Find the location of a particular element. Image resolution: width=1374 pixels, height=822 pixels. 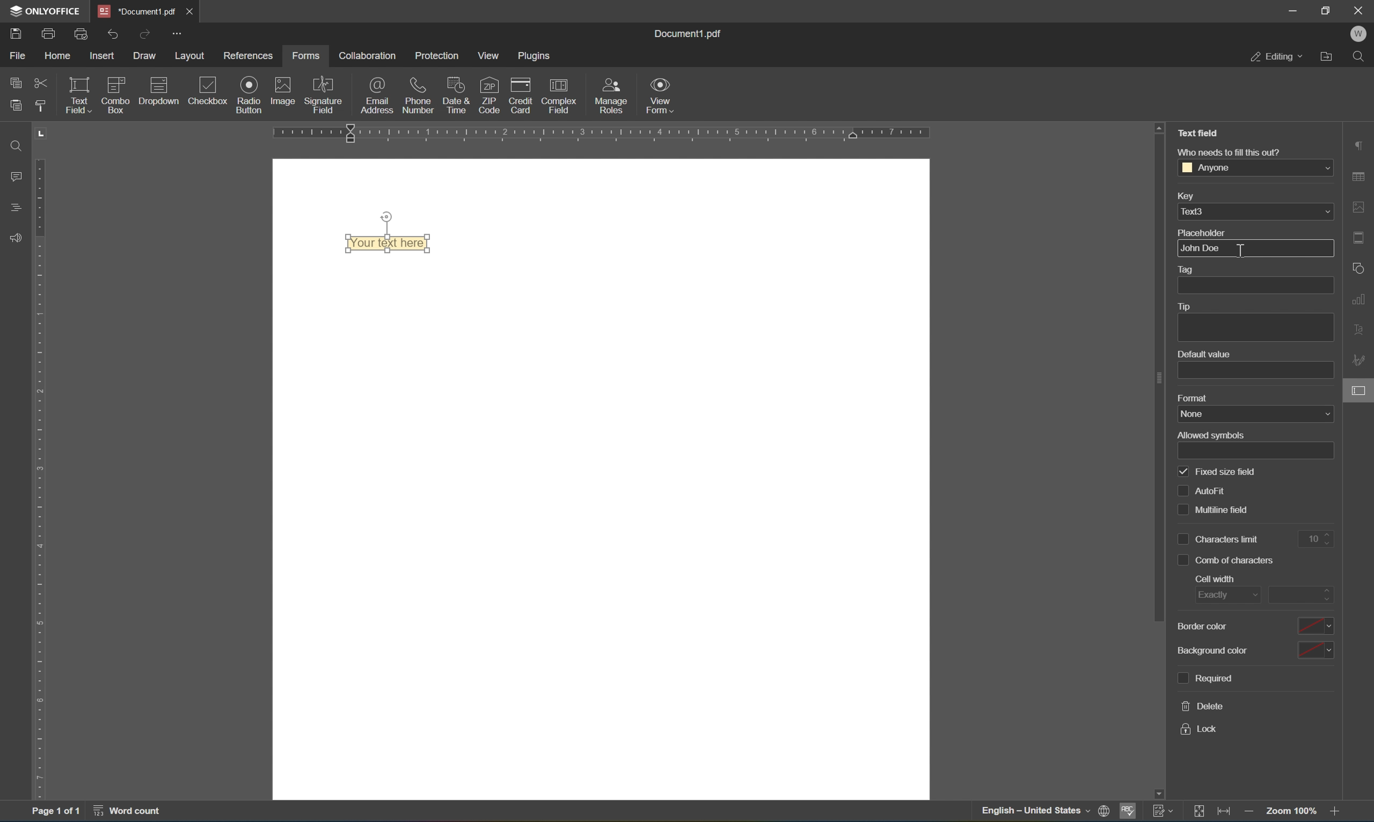

insert is located at coordinates (104, 55).